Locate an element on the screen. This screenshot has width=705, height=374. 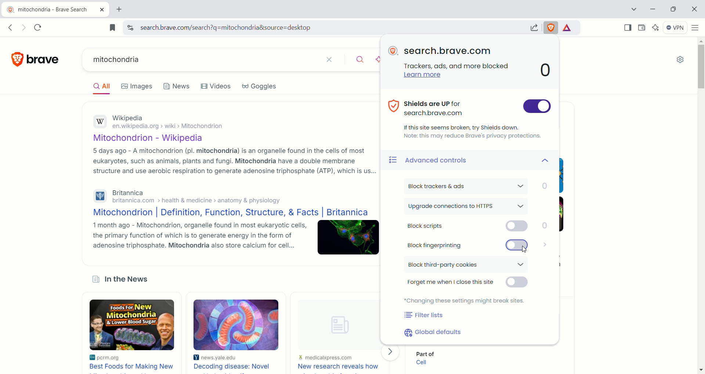
brave shield is located at coordinates (552, 27).